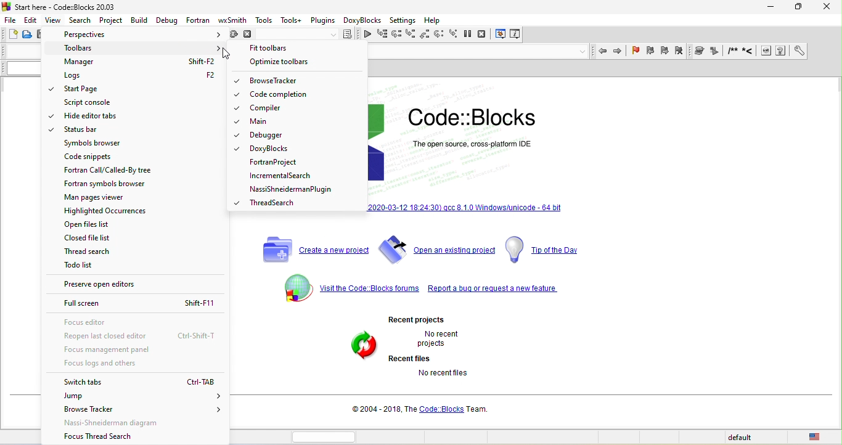 The height and width of the screenshot is (445, 842). What do you see at coordinates (292, 190) in the screenshot?
I see `nassishneideman plugin` at bounding box center [292, 190].